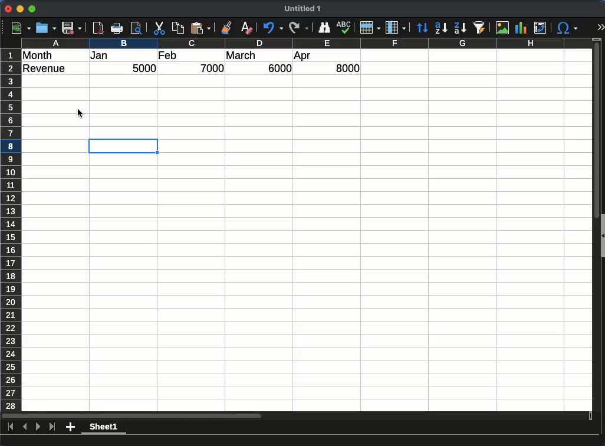  I want to click on cut, so click(159, 28).